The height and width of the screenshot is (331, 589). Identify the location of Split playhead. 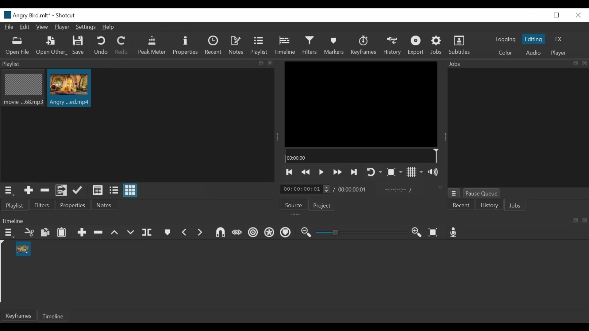
(147, 234).